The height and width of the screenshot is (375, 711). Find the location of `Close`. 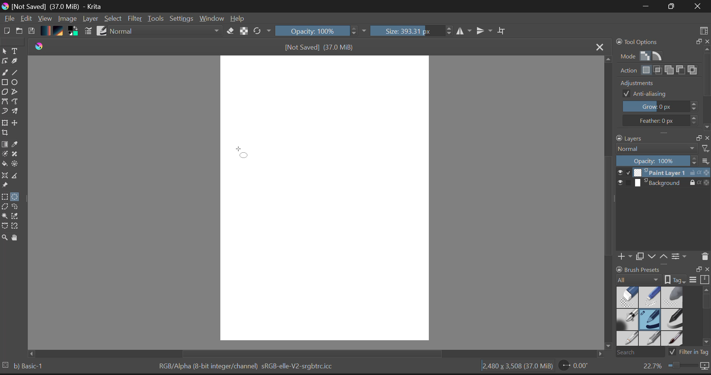

Close is located at coordinates (696, 7).